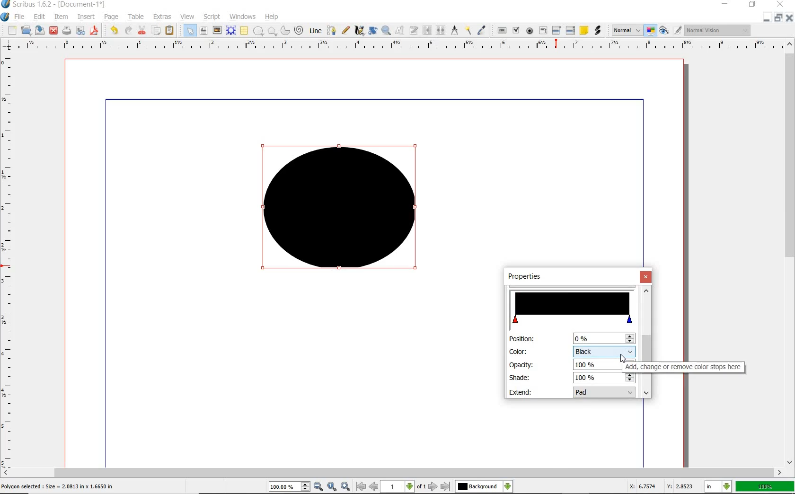 This screenshot has height=494, width=795. I want to click on PASTE, so click(169, 31).